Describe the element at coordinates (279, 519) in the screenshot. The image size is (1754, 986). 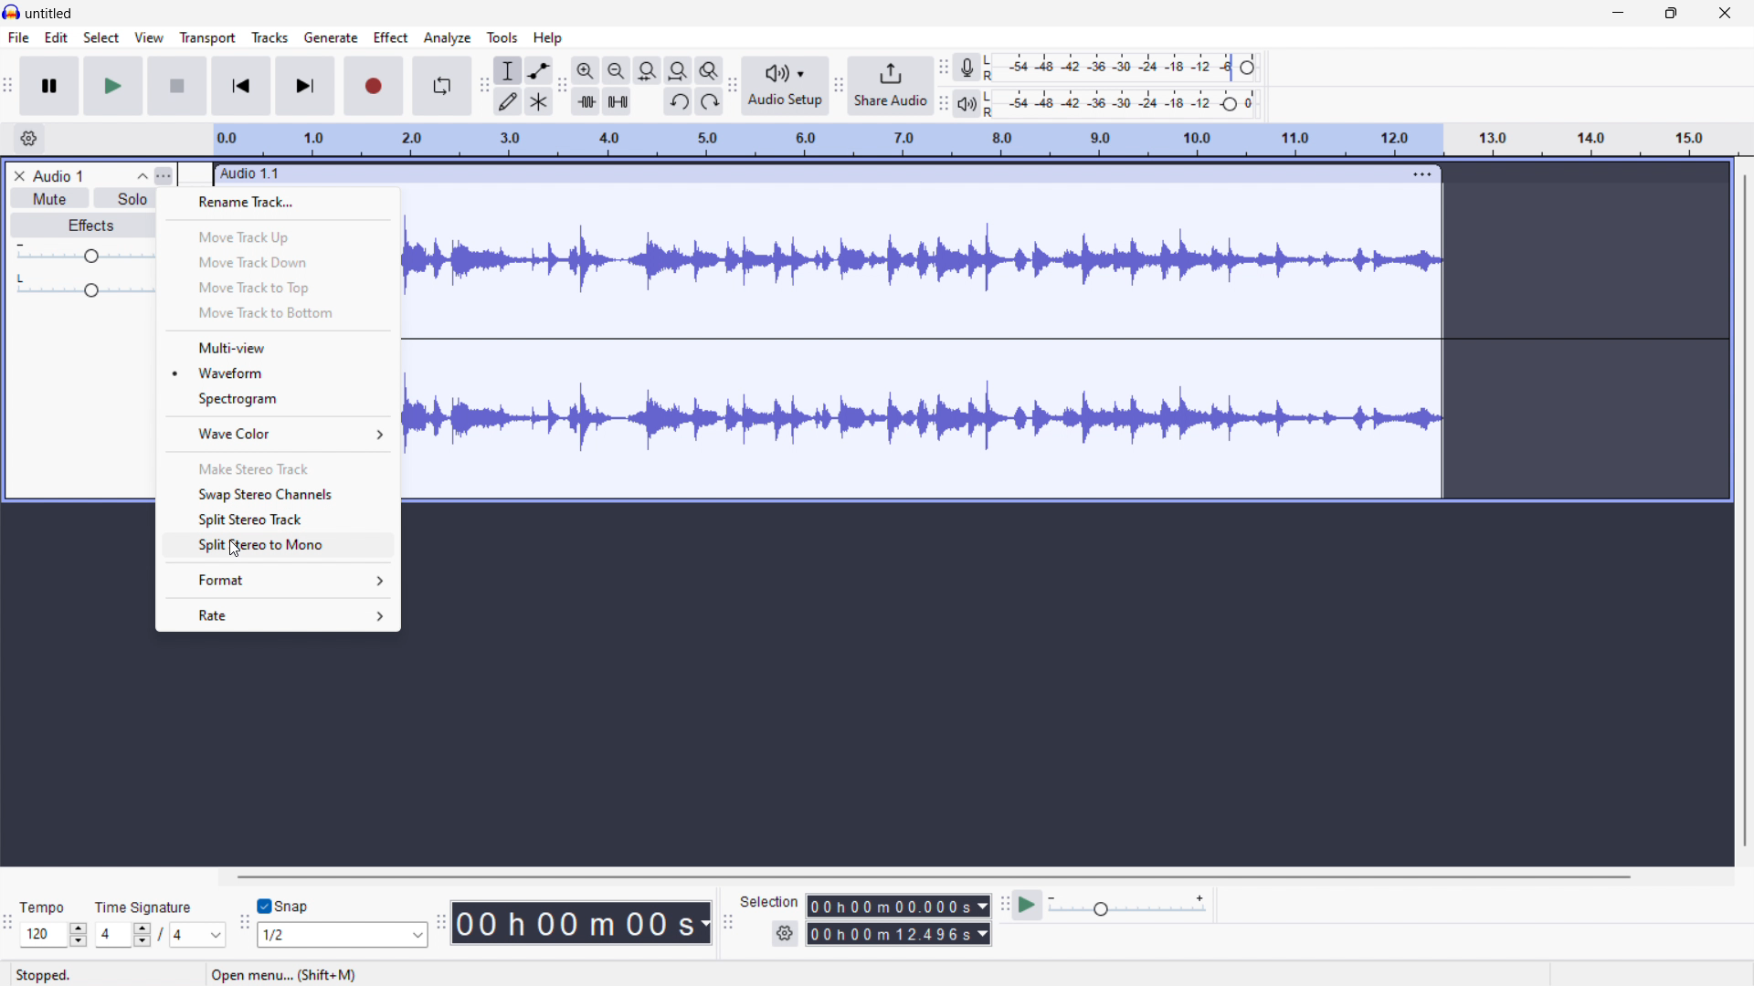
I see `split stereo track` at that location.